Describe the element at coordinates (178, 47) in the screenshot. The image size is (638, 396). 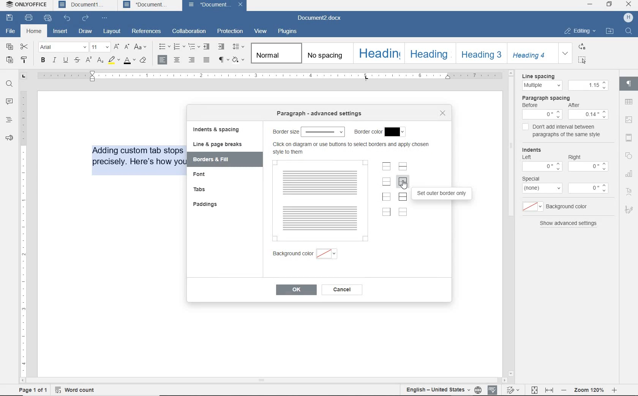
I see `numbering` at that location.